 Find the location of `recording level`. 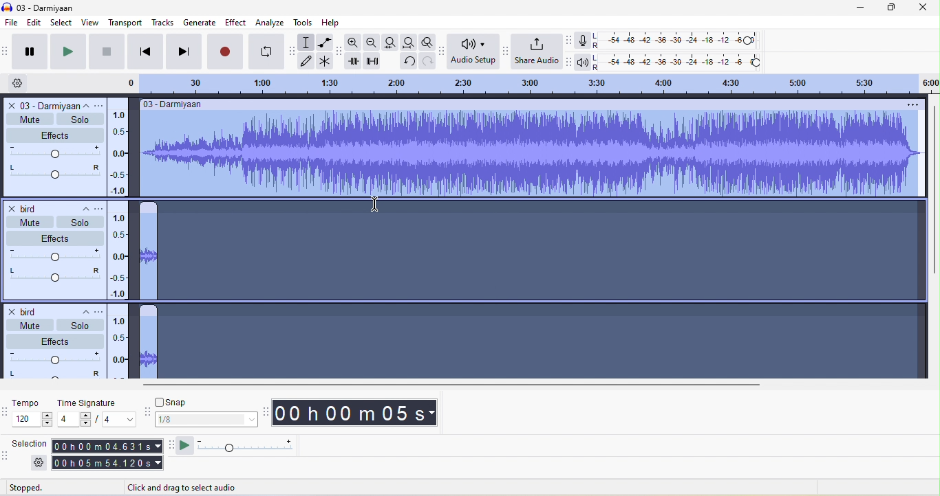

recording level is located at coordinates (678, 41).